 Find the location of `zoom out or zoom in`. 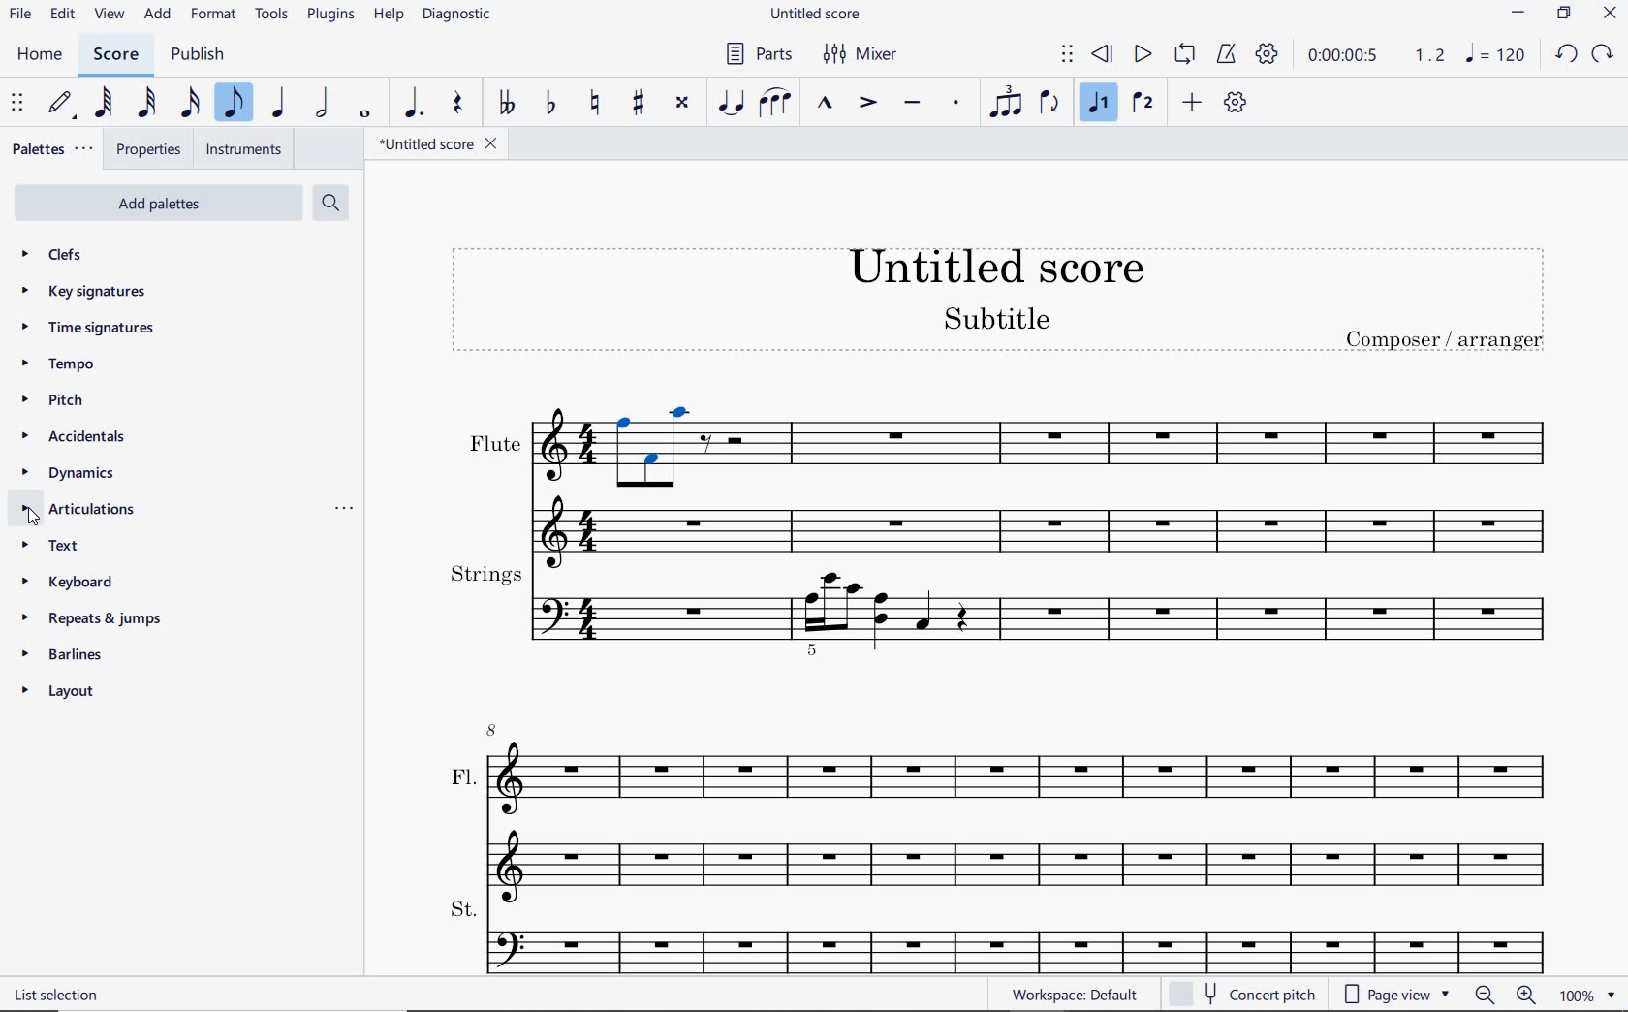

zoom out or zoom in is located at coordinates (1504, 996).